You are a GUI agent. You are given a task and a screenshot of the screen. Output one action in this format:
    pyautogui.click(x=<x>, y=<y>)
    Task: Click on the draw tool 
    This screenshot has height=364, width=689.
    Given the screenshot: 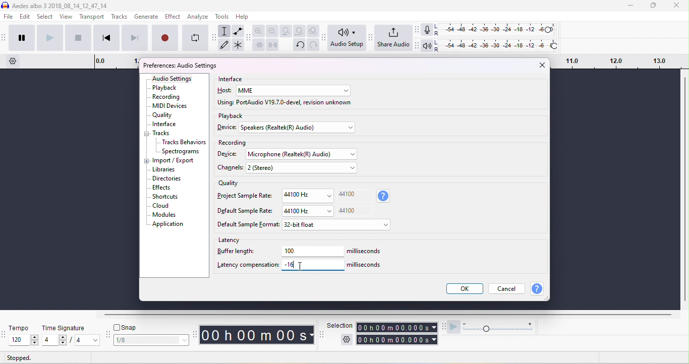 What is the action you would take?
    pyautogui.click(x=224, y=44)
    